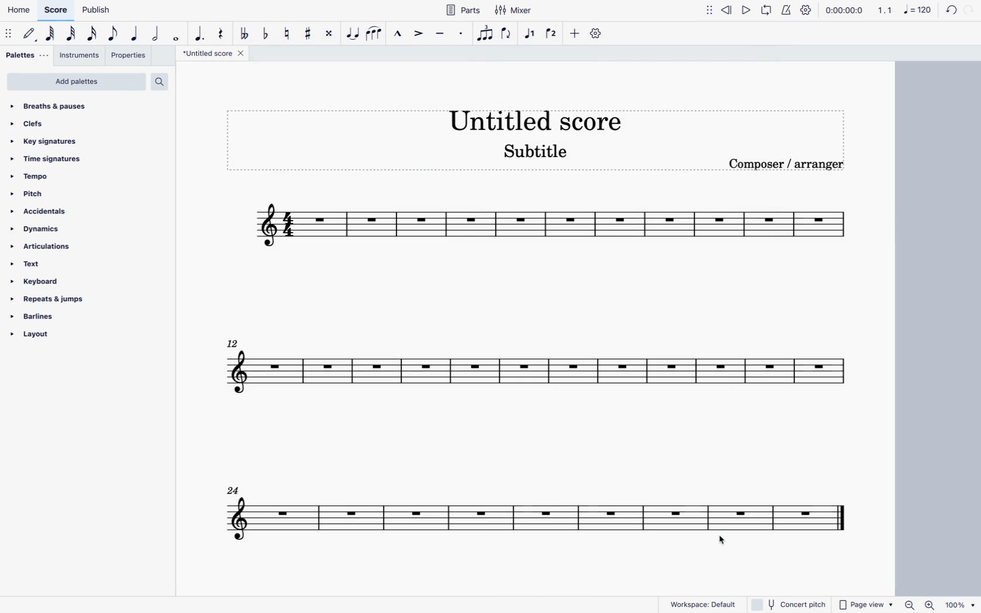 This screenshot has height=613, width=981. Describe the element at coordinates (55, 11) in the screenshot. I see `score` at that location.